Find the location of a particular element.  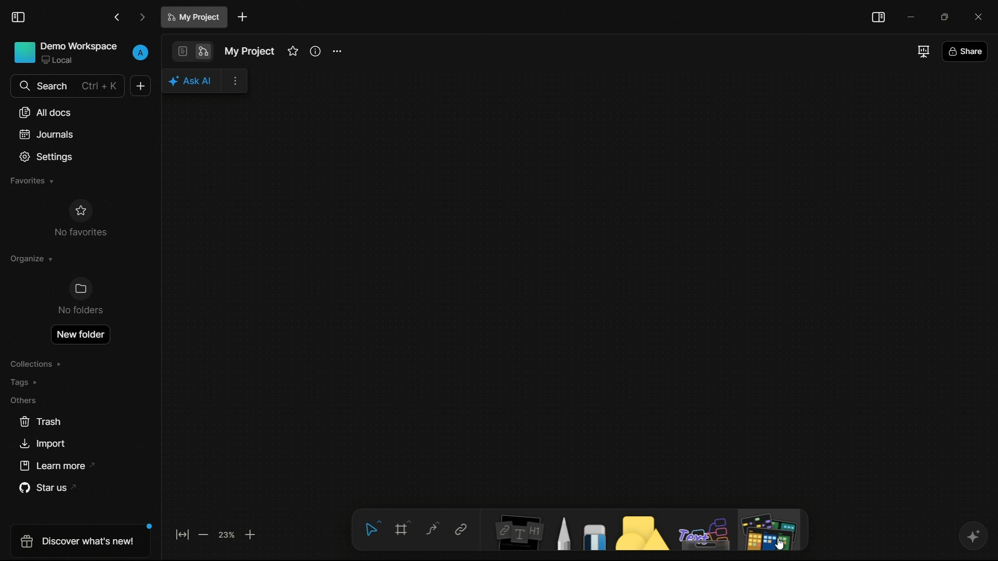

new document is located at coordinates (243, 17).